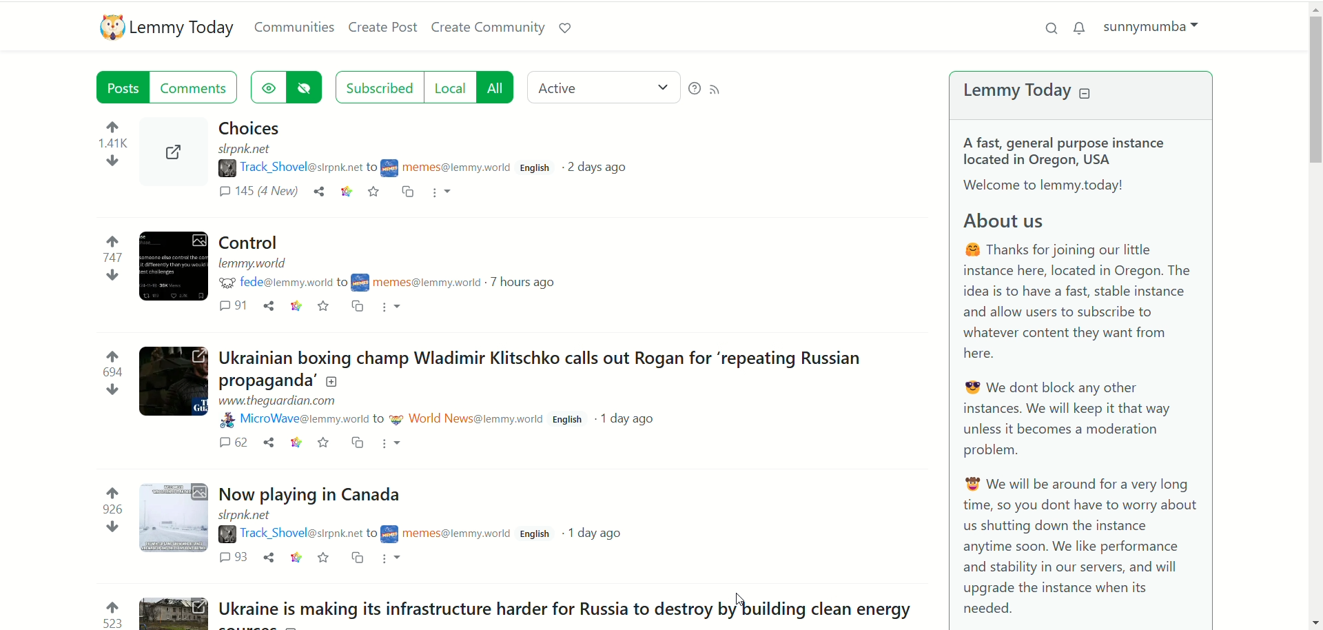  I want to click on save, so click(322, 443).